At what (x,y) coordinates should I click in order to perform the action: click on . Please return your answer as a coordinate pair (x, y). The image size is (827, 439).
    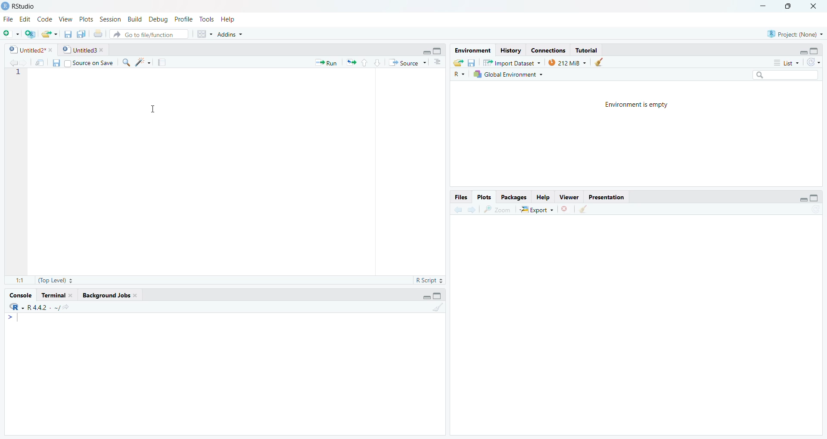
    Looking at the image, I should click on (202, 34).